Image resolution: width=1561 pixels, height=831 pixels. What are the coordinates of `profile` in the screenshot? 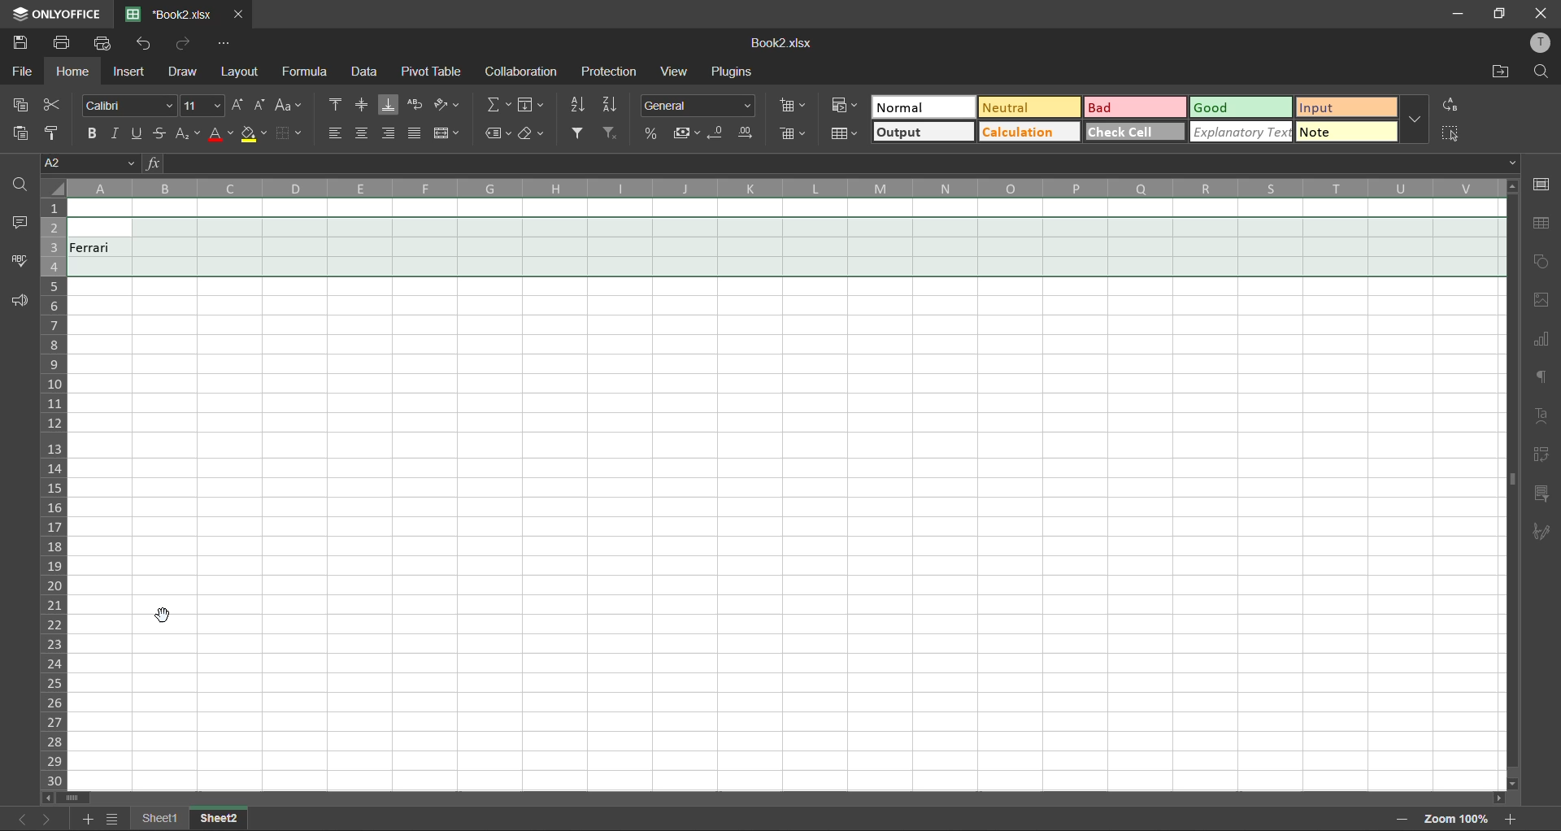 It's located at (1541, 43).